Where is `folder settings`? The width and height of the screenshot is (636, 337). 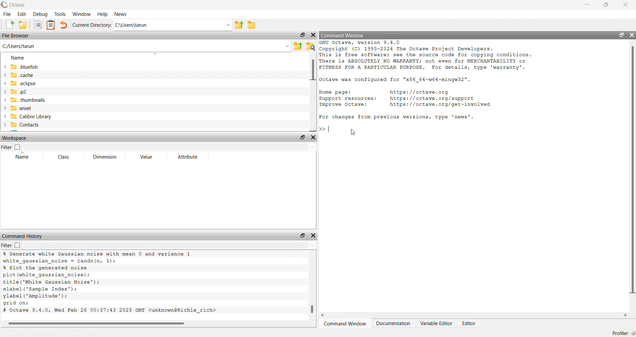
folder settings is located at coordinates (310, 47).